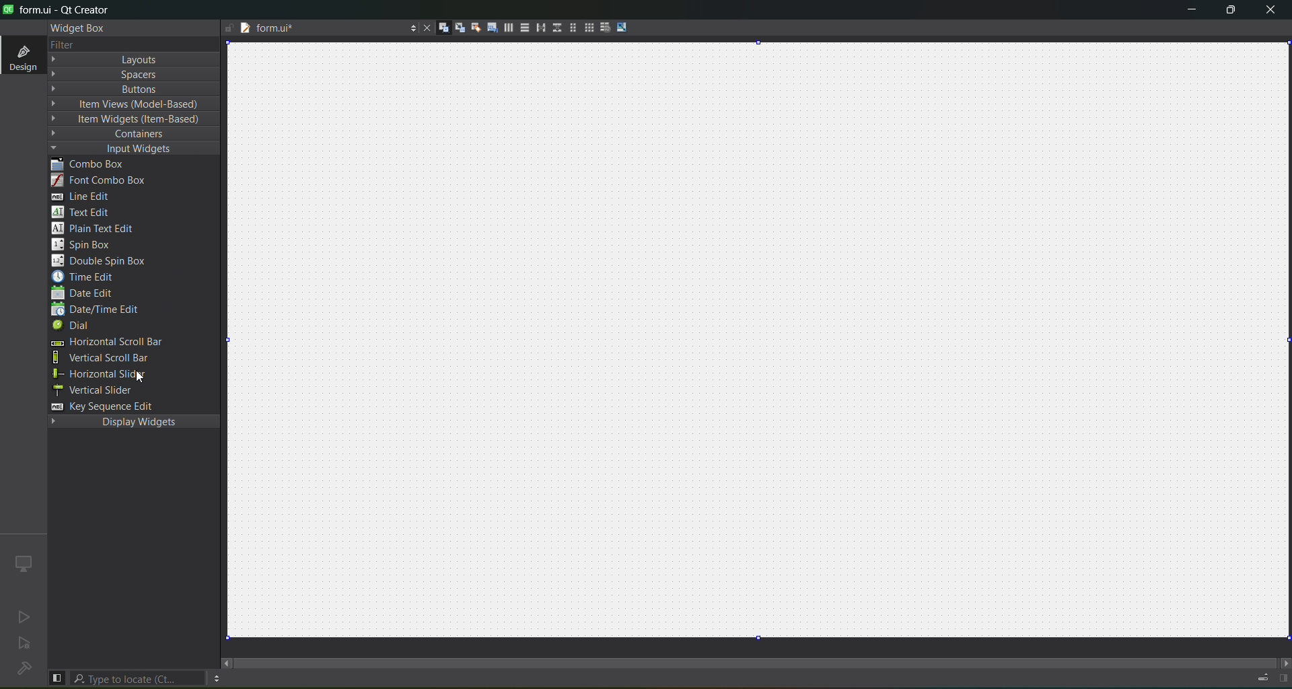 The width and height of the screenshot is (1292, 689). What do you see at coordinates (105, 375) in the screenshot?
I see `horizontal slider` at bounding box center [105, 375].